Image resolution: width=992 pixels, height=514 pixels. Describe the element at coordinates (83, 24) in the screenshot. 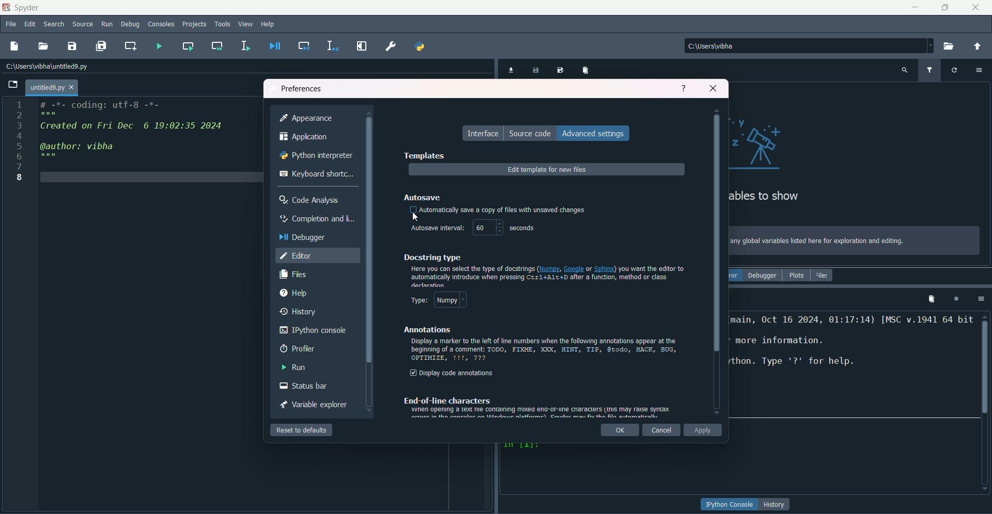

I see `source` at that location.